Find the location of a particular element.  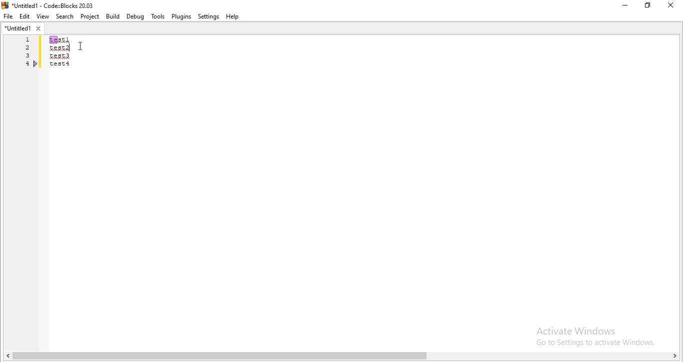

Project  is located at coordinates (90, 17).